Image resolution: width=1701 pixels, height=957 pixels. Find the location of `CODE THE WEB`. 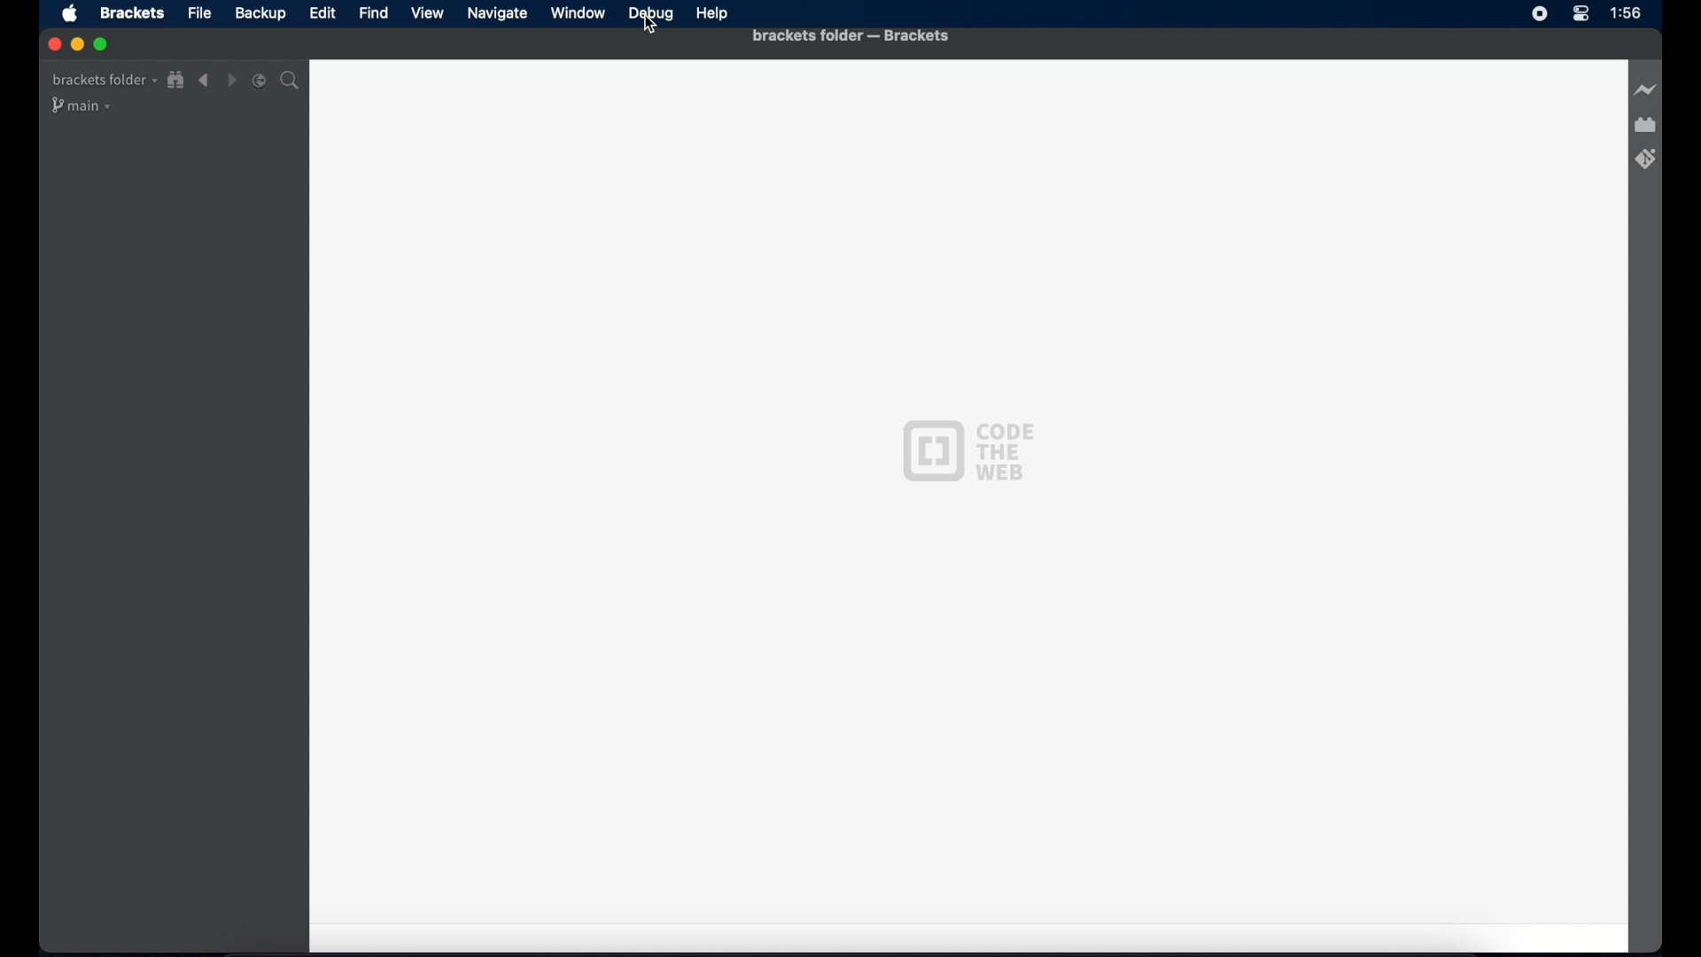

CODE THE WEB is located at coordinates (1016, 449).